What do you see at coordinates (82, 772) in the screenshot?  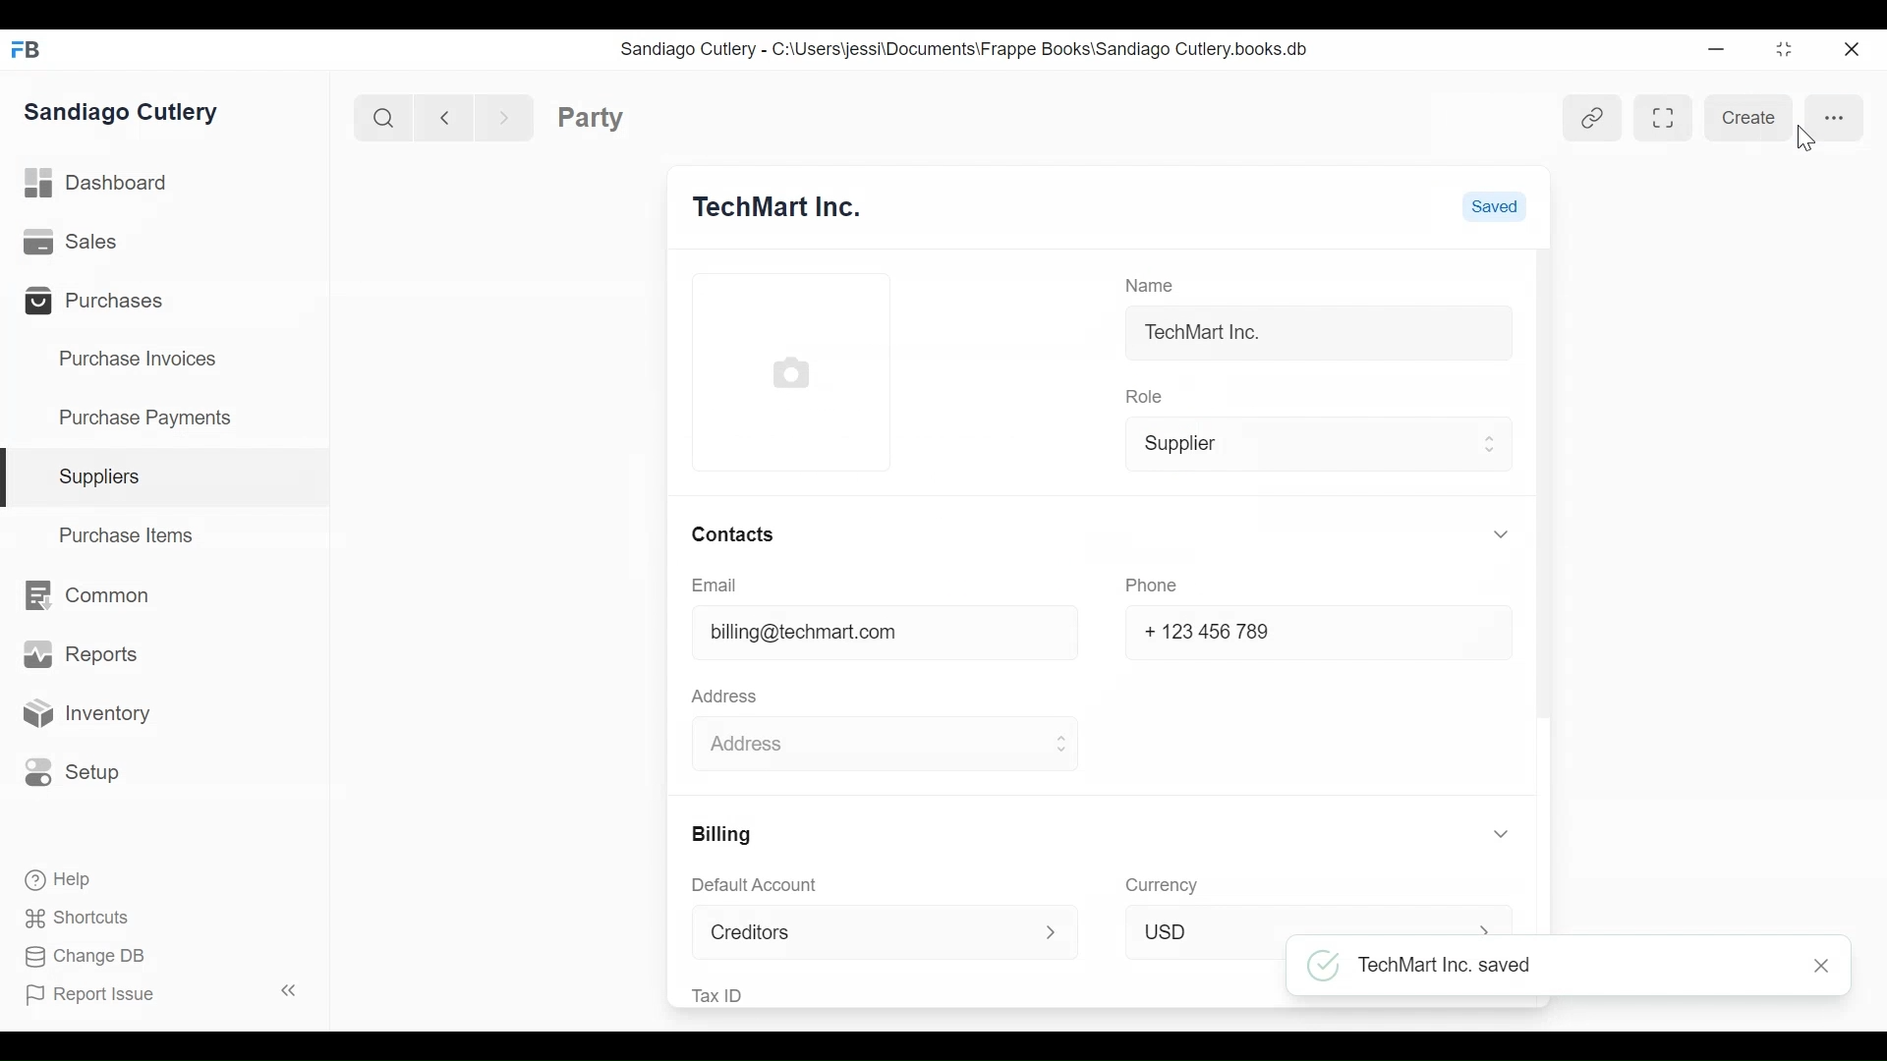 I see `Setup` at bounding box center [82, 772].